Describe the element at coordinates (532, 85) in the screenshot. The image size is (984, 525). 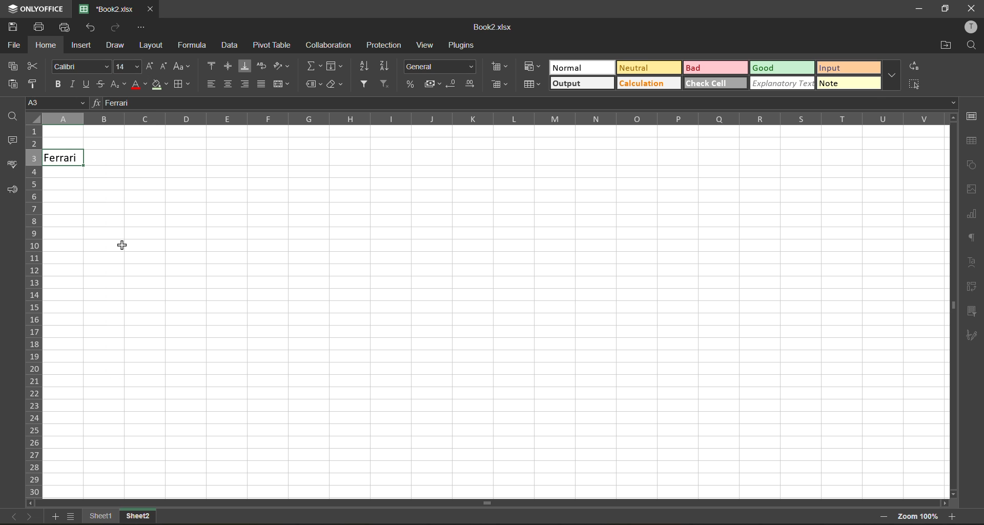
I see `format as table` at that location.